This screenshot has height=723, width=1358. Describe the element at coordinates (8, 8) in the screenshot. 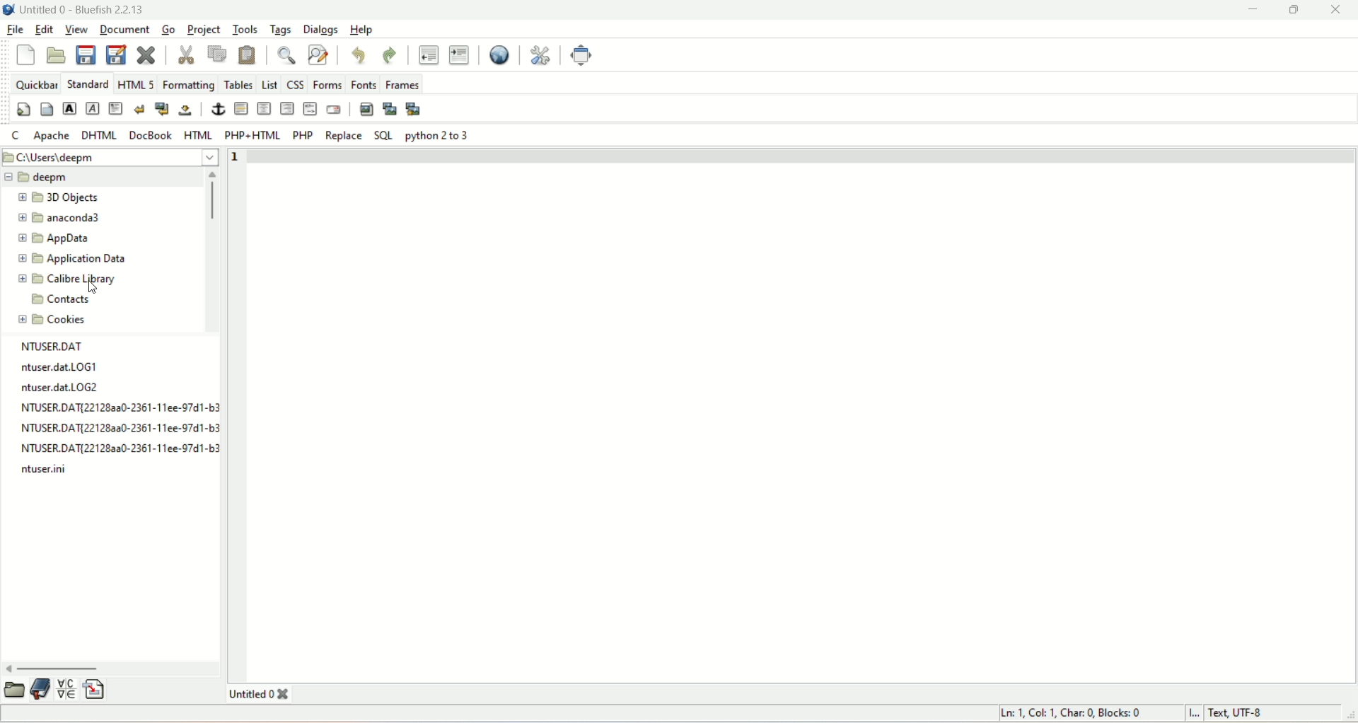

I see `logo` at that location.